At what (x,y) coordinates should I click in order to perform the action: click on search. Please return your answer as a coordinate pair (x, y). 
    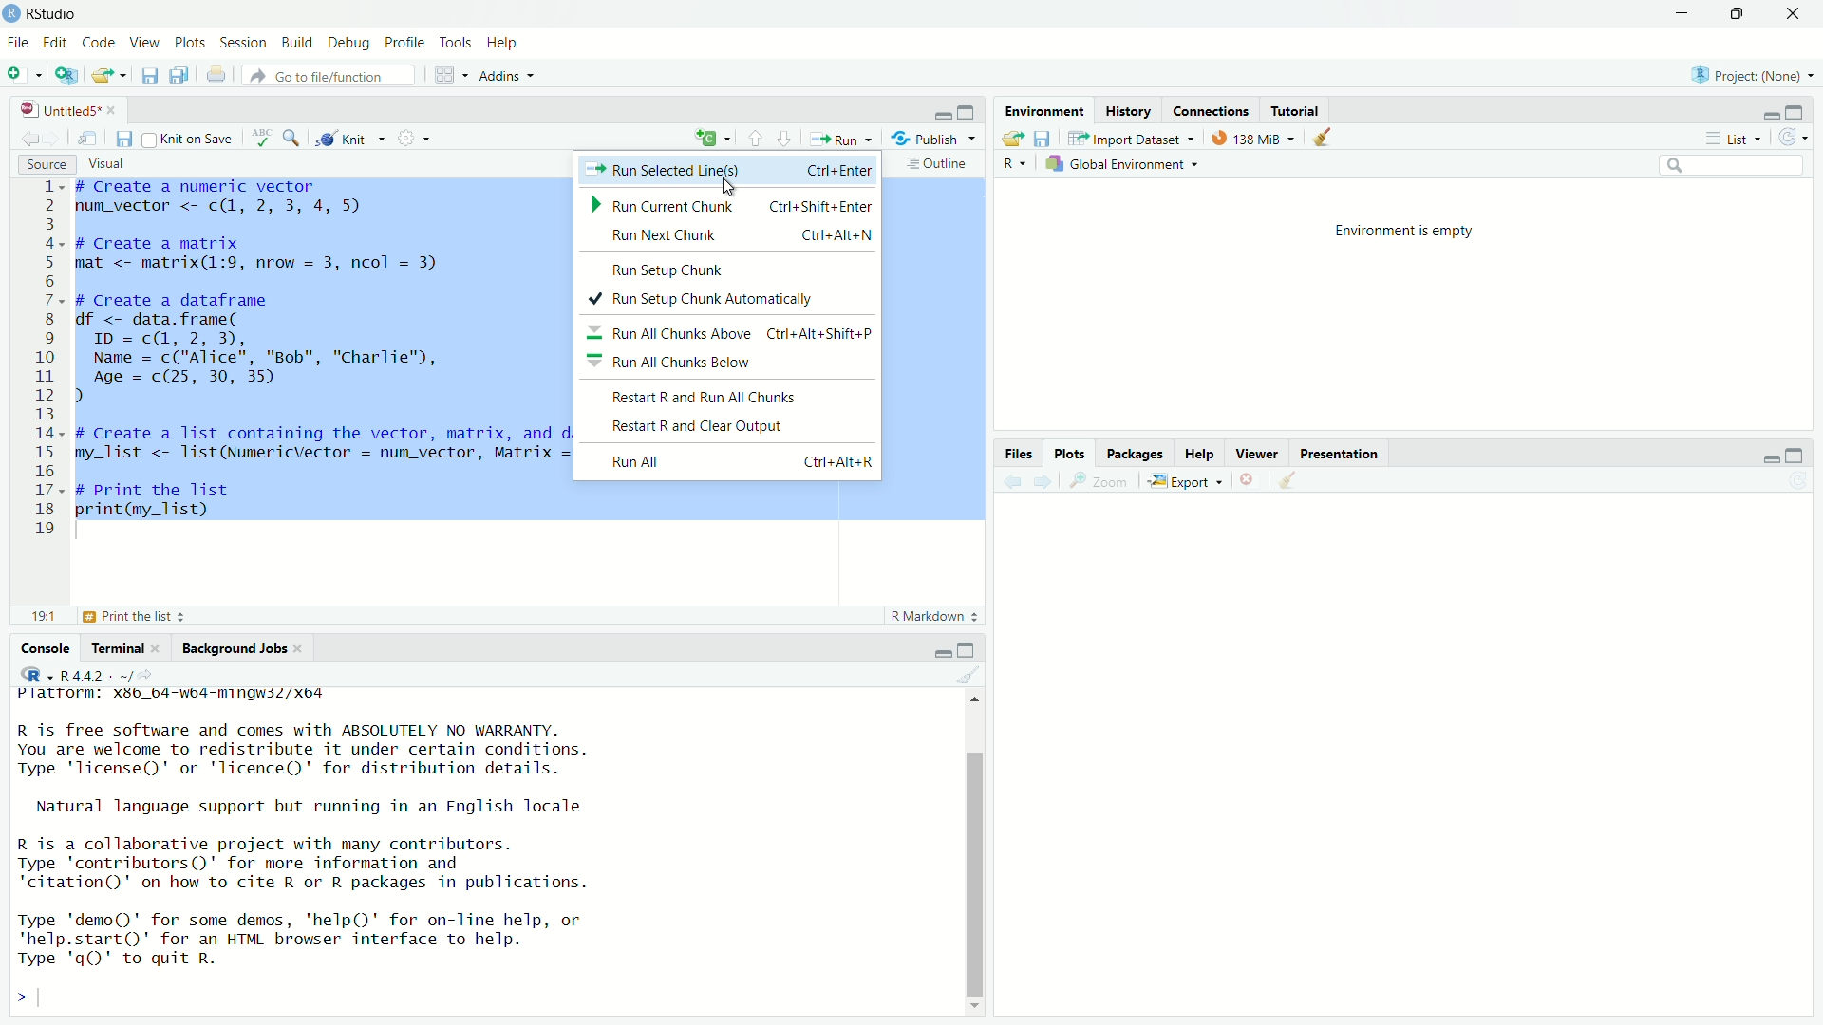
    Looking at the image, I should click on (1733, 168).